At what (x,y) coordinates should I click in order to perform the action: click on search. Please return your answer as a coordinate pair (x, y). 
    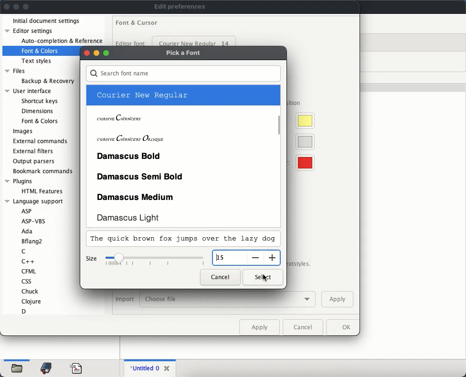
    Looking at the image, I should click on (183, 74).